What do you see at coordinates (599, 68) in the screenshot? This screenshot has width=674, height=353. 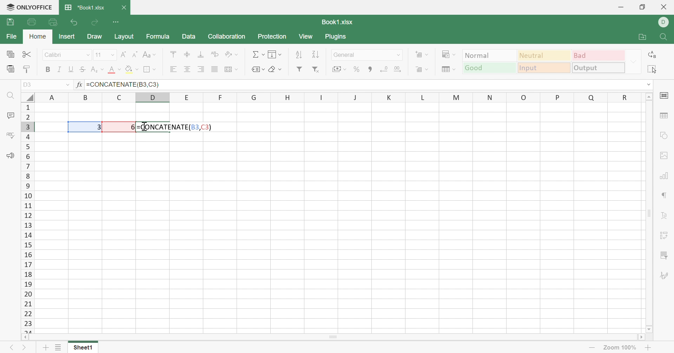 I see `Output` at bounding box center [599, 68].